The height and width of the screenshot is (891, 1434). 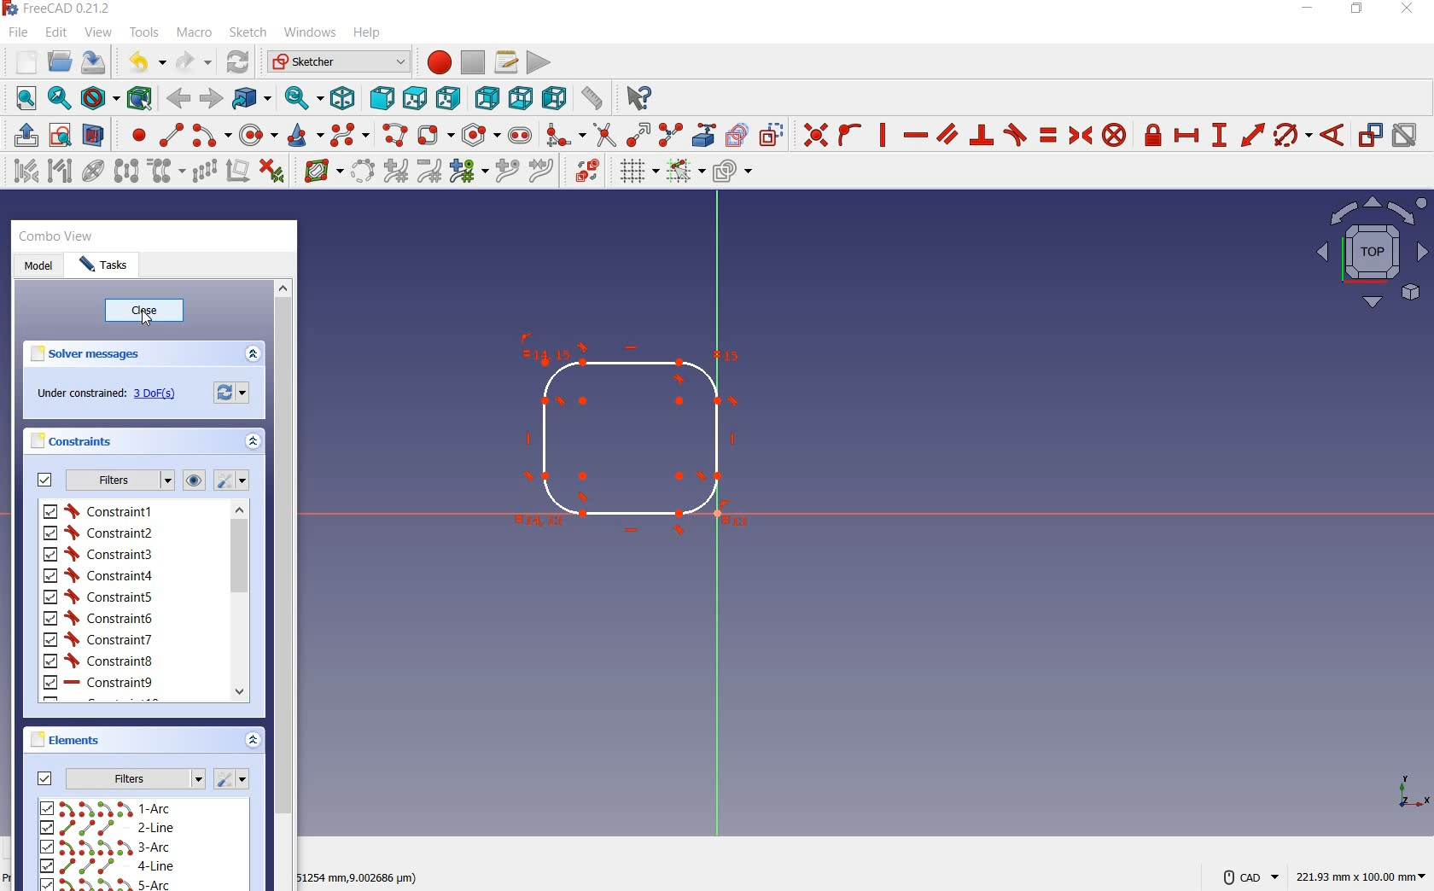 What do you see at coordinates (170, 136) in the screenshot?
I see `create line` at bounding box center [170, 136].